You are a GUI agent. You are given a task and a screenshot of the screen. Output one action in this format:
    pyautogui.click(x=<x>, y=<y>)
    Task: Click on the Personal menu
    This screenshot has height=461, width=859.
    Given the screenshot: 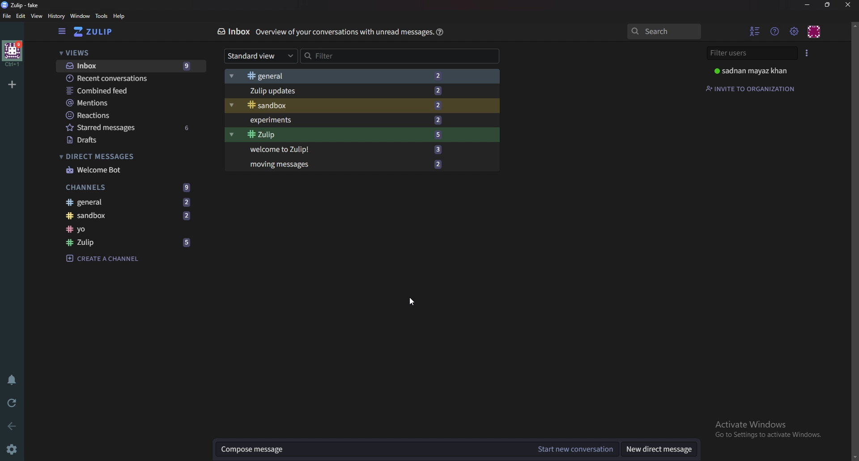 What is the action you would take?
    pyautogui.click(x=816, y=31)
    